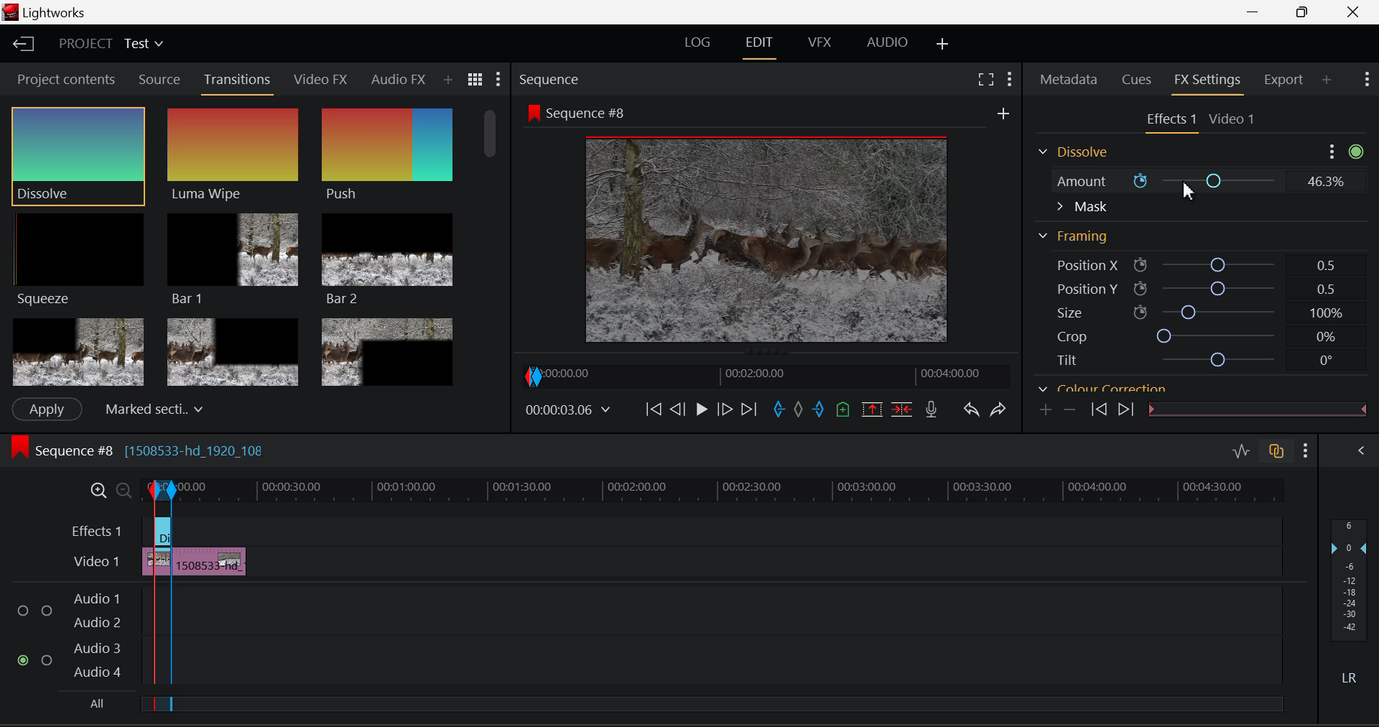 The height and width of the screenshot is (727, 1379). Describe the element at coordinates (1210, 81) in the screenshot. I see `FX Settings Open` at that location.